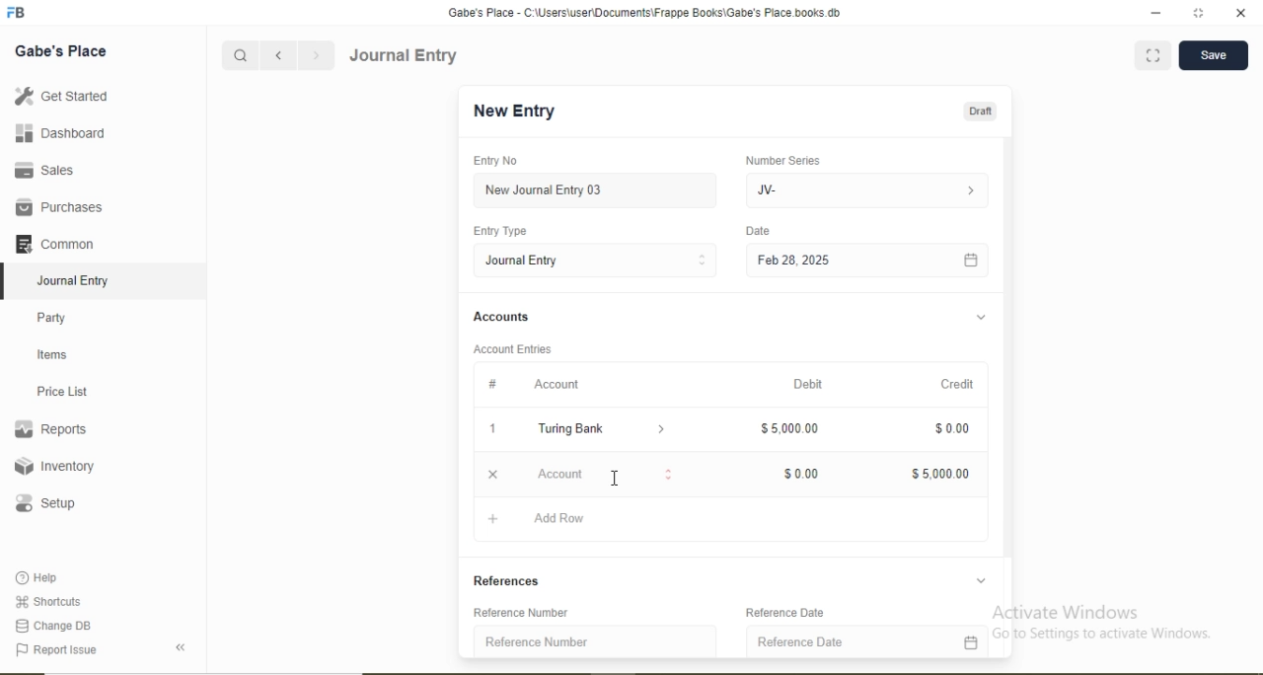 This screenshot has width=1263, height=675. What do you see at coordinates (61, 51) in the screenshot?
I see `Gabe's Place` at bounding box center [61, 51].